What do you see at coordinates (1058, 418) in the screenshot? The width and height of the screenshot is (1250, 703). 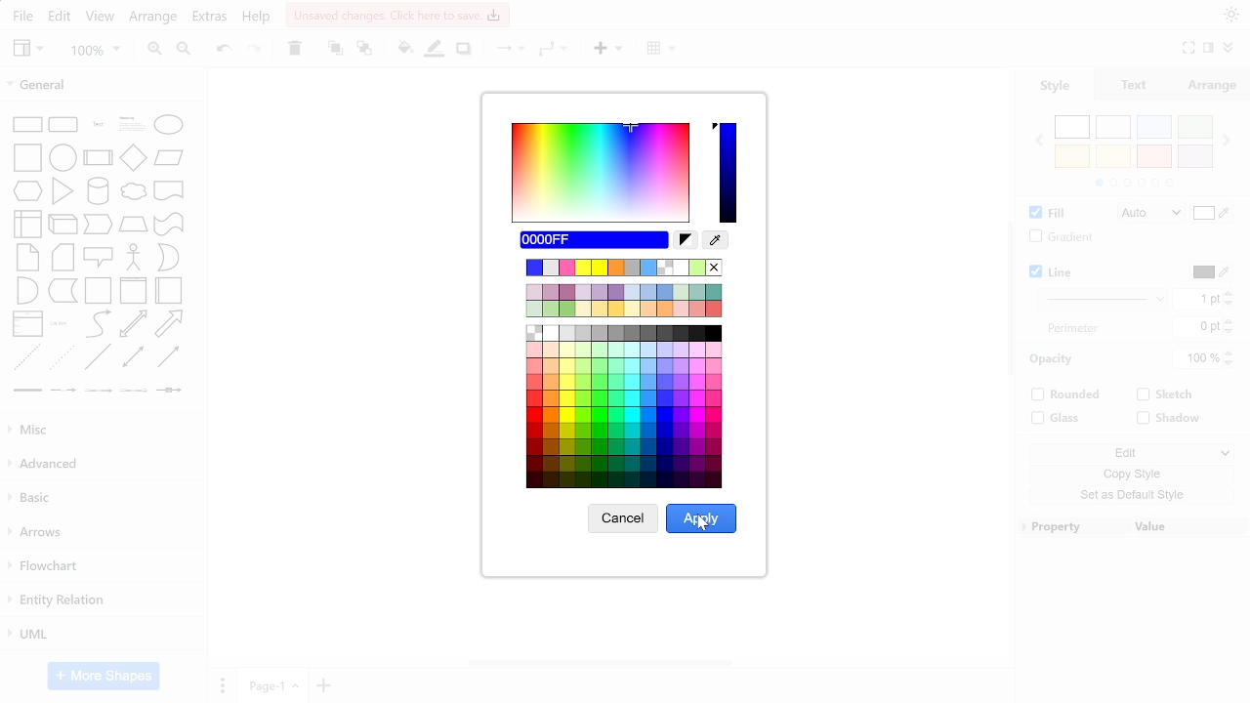 I see `glass` at bounding box center [1058, 418].